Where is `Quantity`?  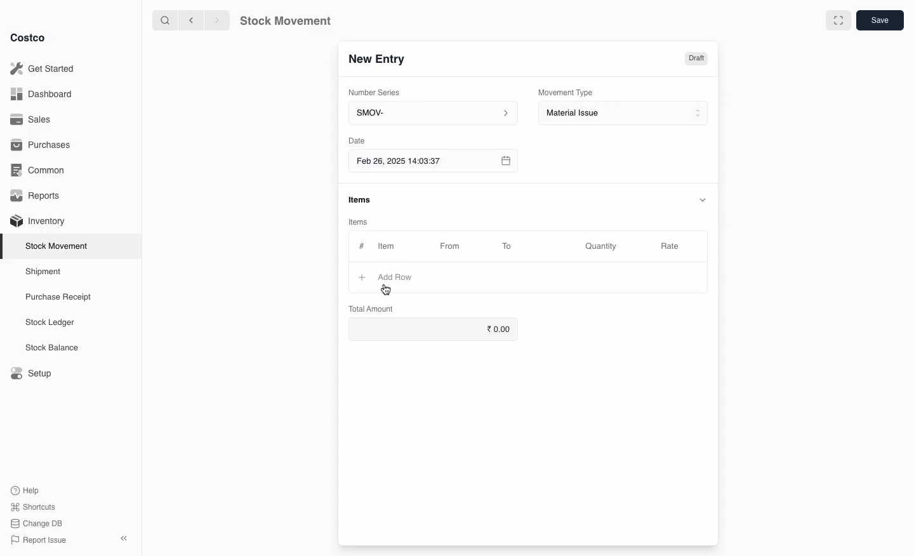
Quantity is located at coordinates (603, 247).